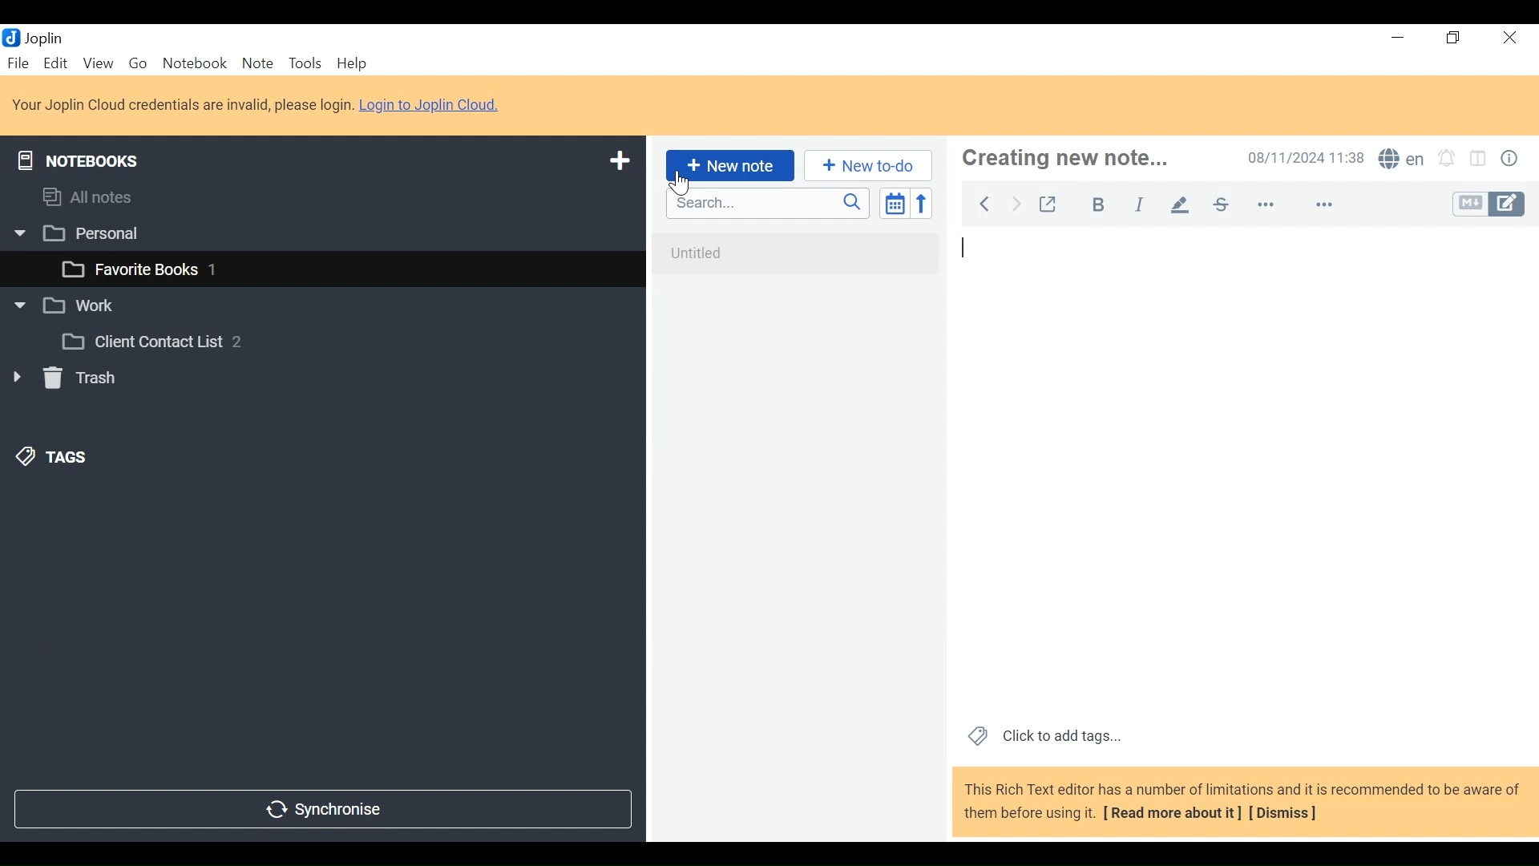 Image resolution: width=1539 pixels, height=866 pixels. What do you see at coordinates (1019, 204) in the screenshot?
I see `Back` at bounding box center [1019, 204].